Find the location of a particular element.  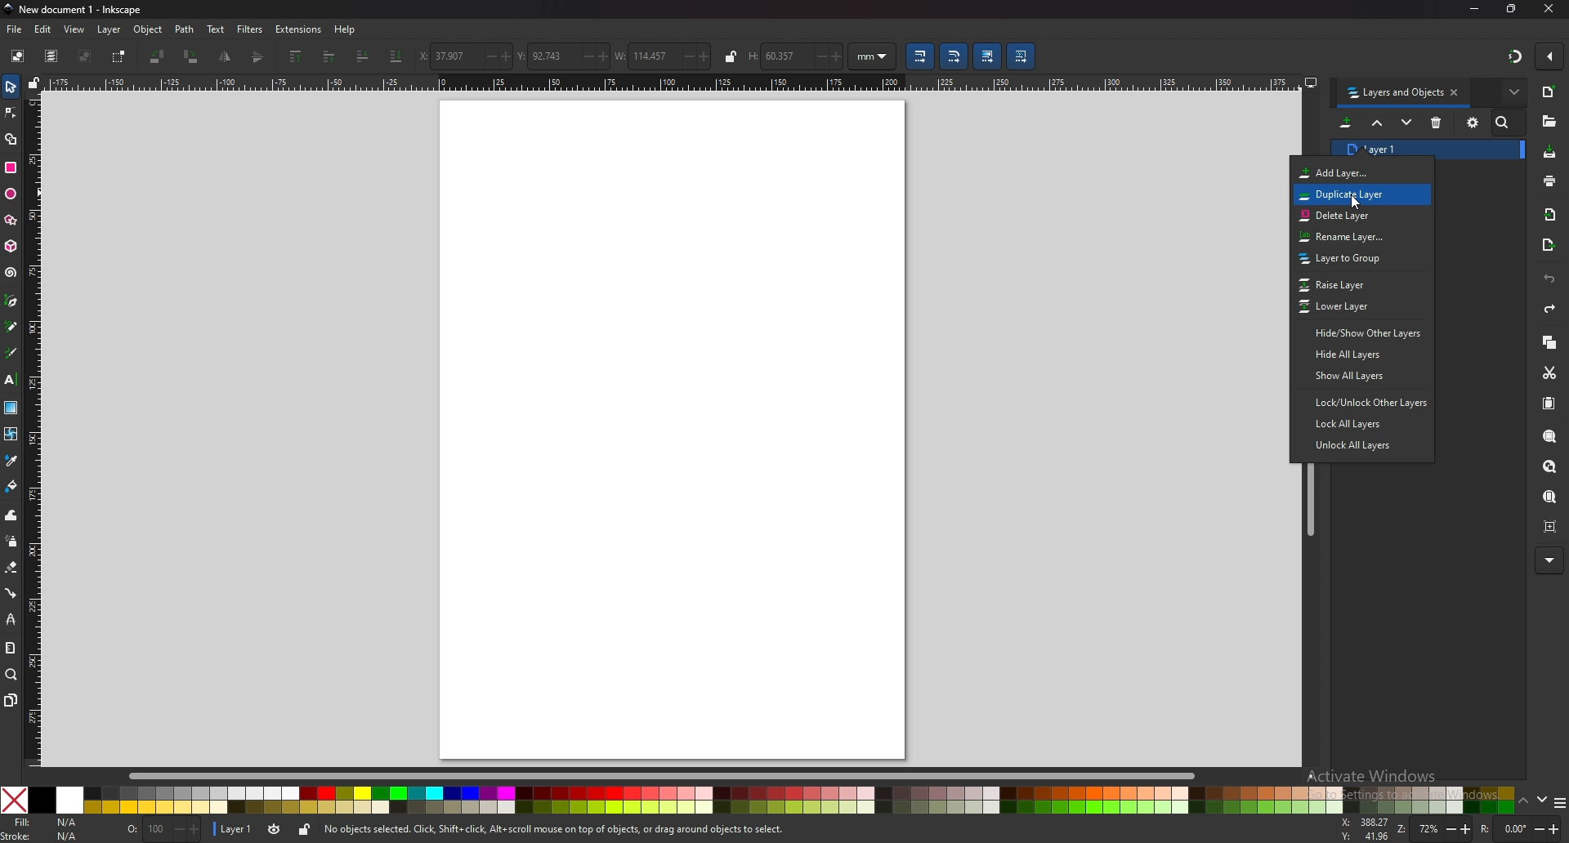

Decrease is located at coordinates (817, 56).